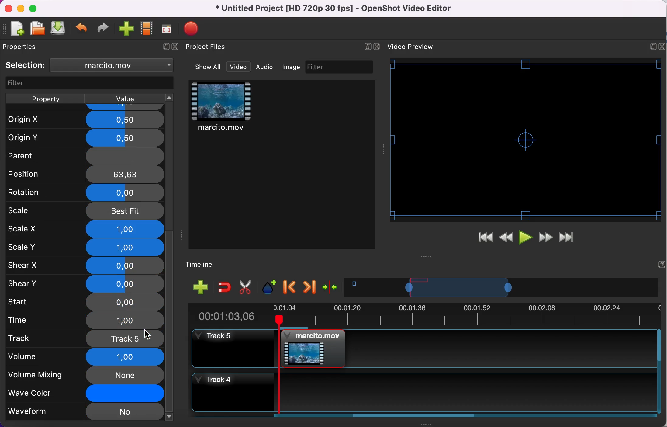 The width and height of the screenshot is (667, 427). Describe the element at coordinates (85, 266) in the screenshot. I see `shear x 0` at that location.